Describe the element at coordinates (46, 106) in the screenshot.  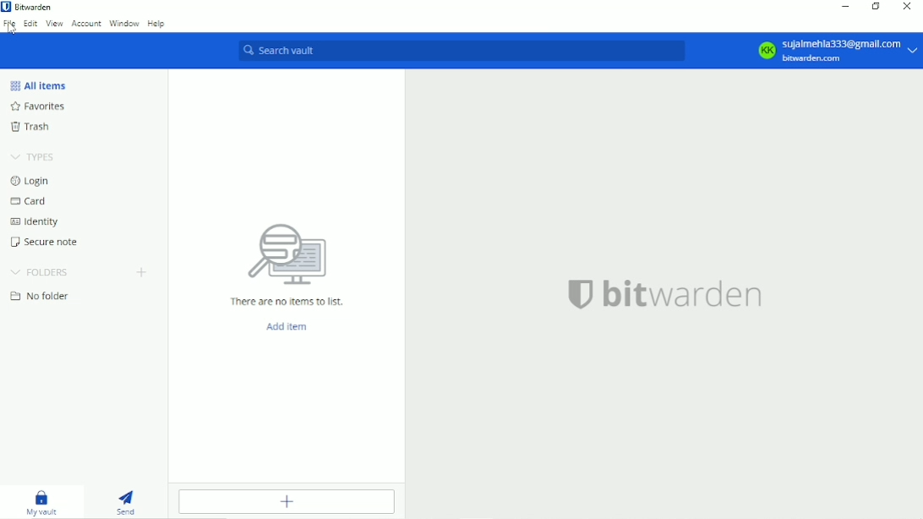
I see `Favorites` at that location.